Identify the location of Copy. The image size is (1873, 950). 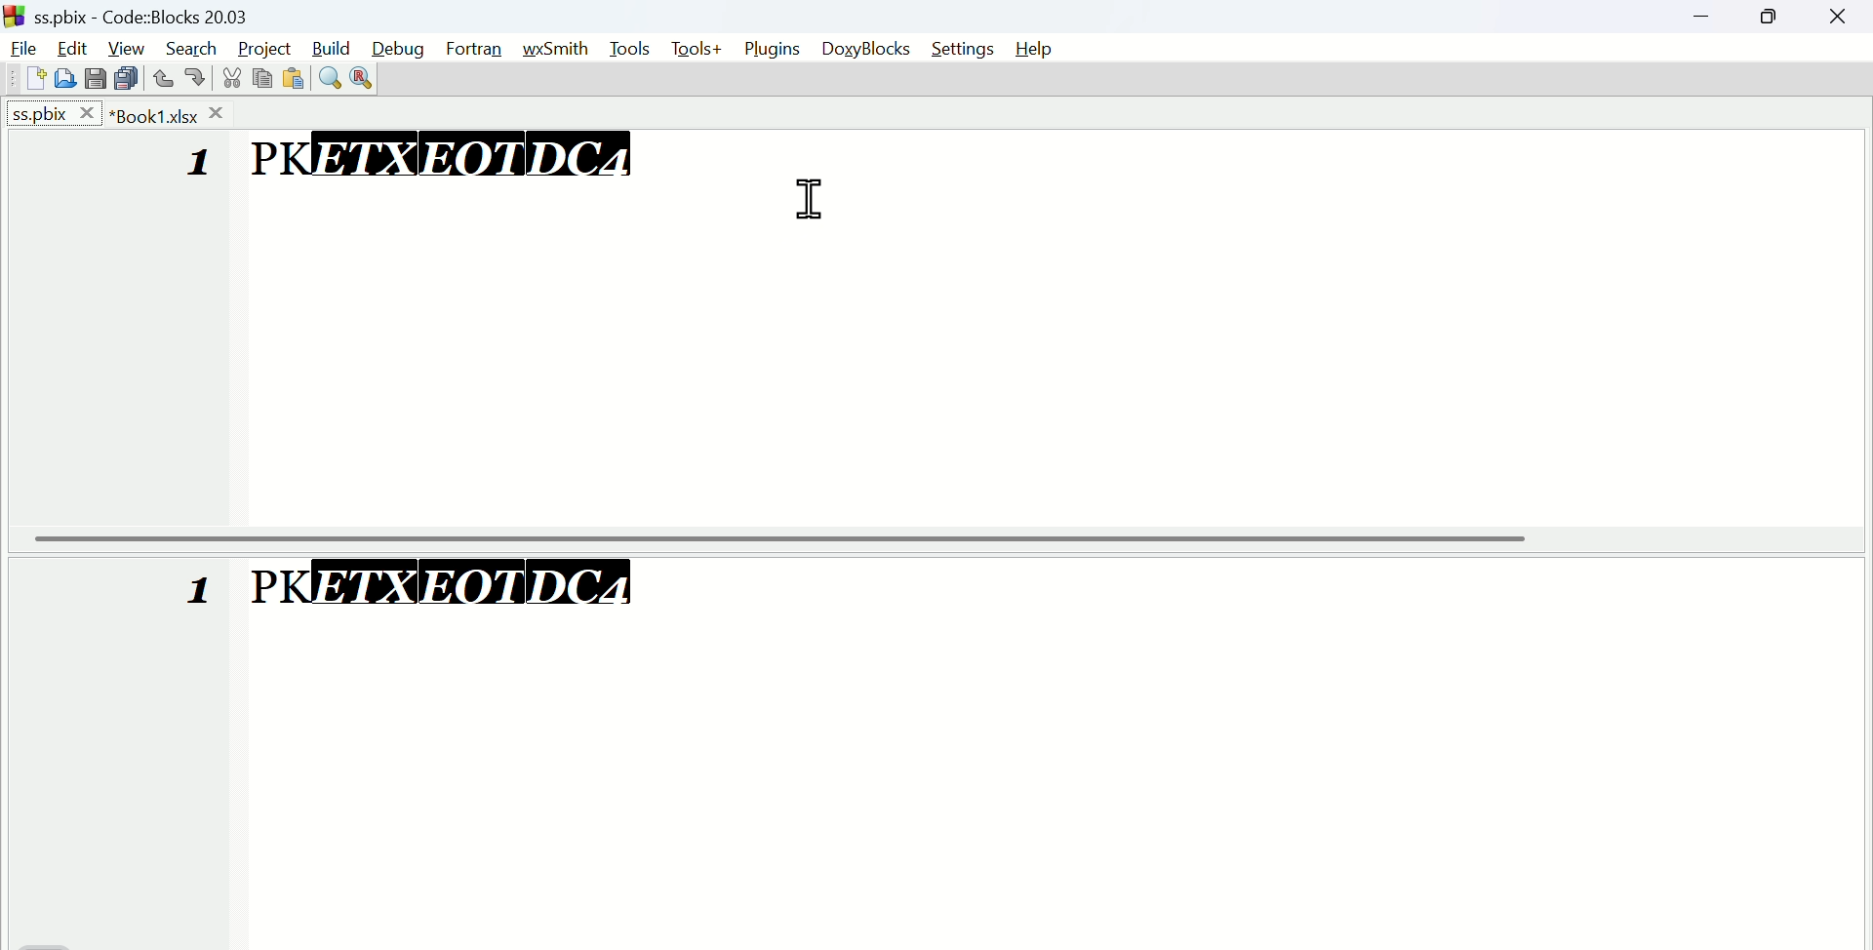
(259, 80).